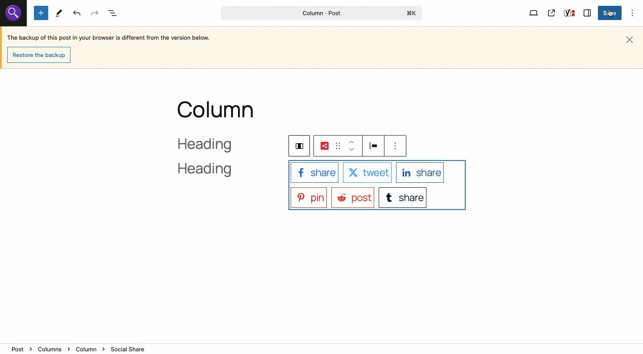 The height and width of the screenshot is (354, 643). I want to click on column, so click(217, 110).